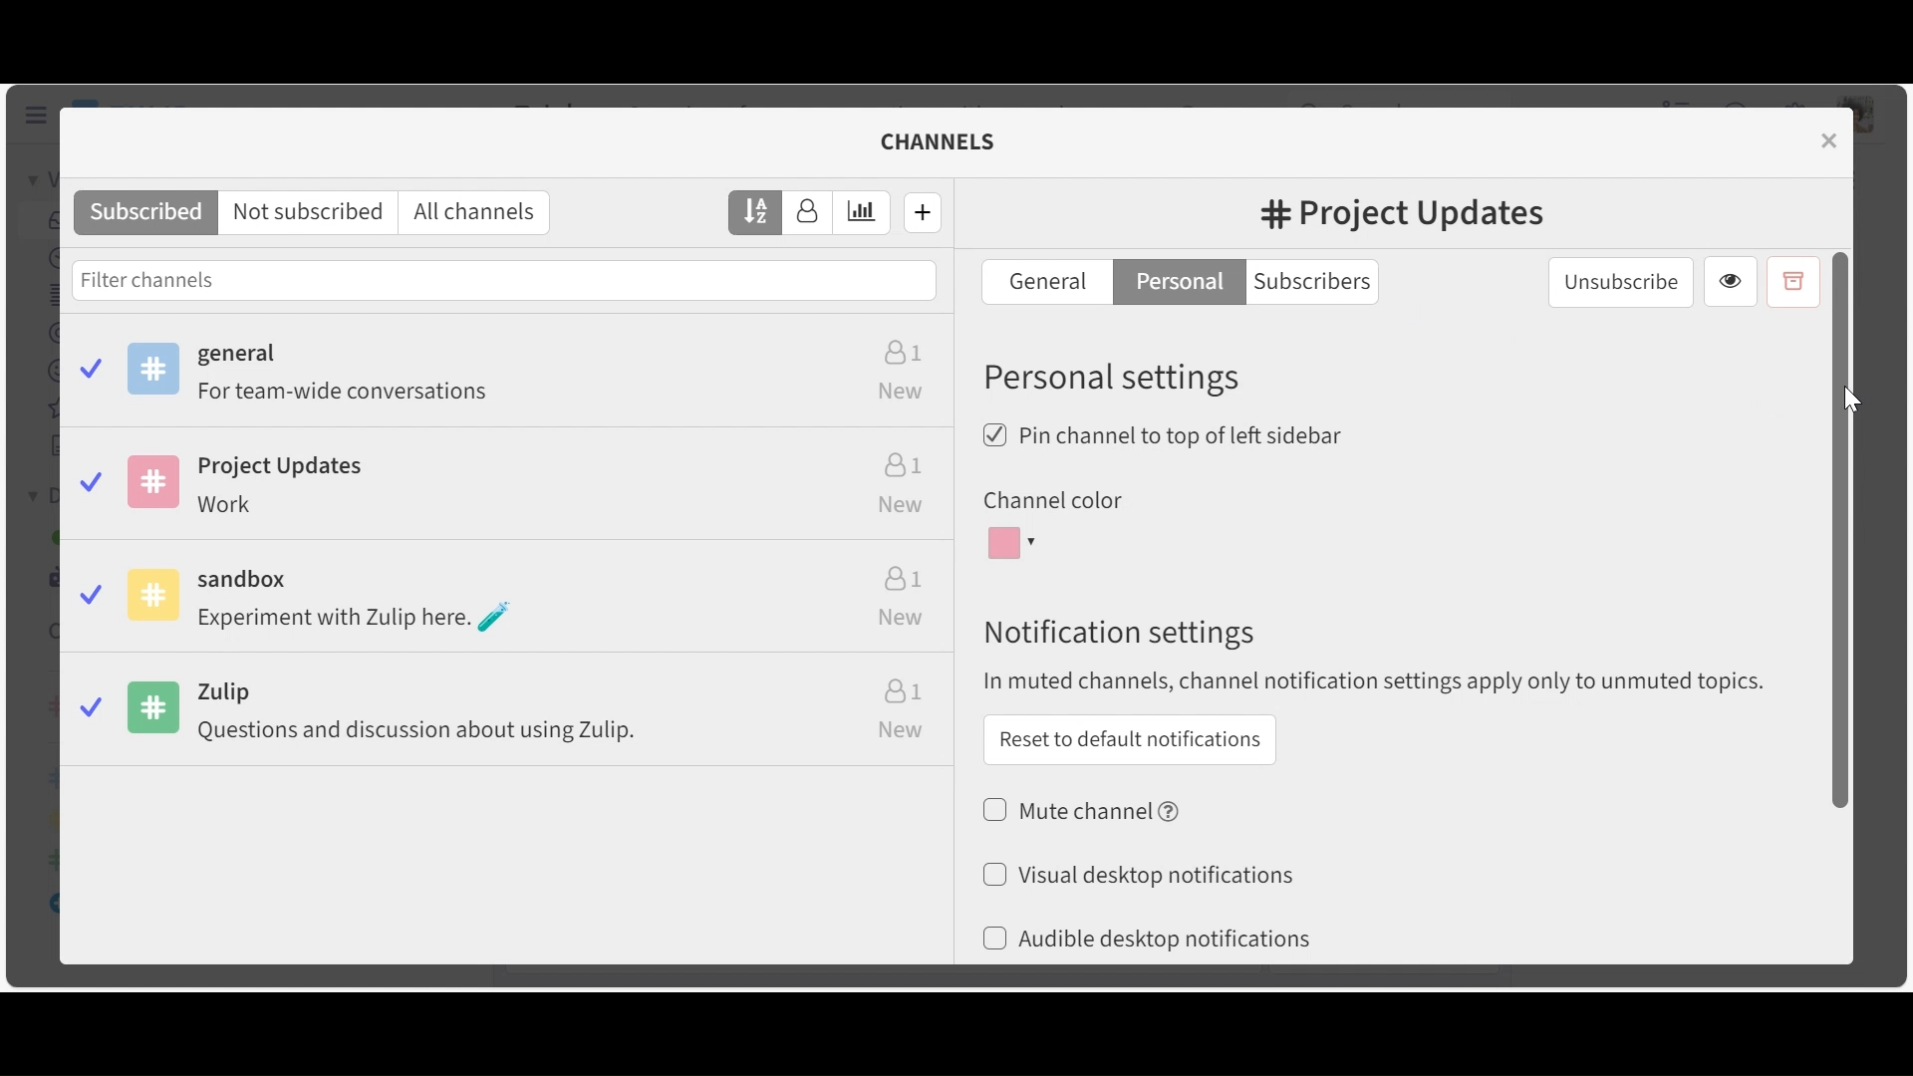  What do you see at coordinates (1838, 530) in the screenshot?
I see `Vertical Scroll bar` at bounding box center [1838, 530].